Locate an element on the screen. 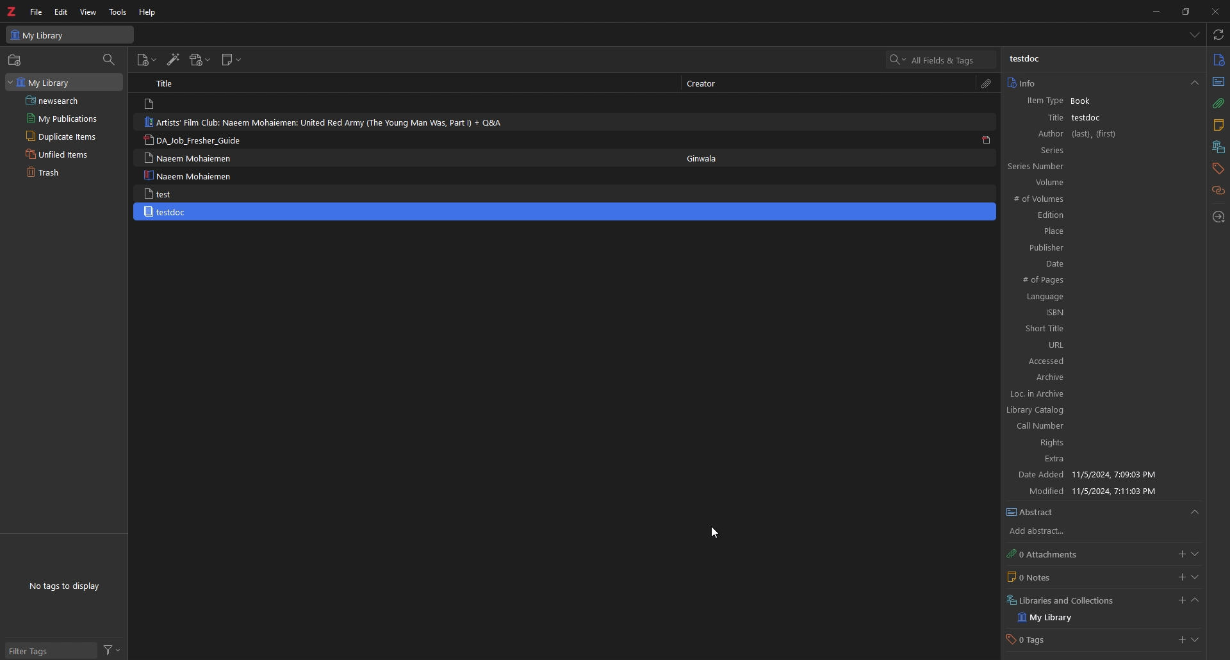 This screenshot has width=1230, height=660. show is located at coordinates (1195, 577).